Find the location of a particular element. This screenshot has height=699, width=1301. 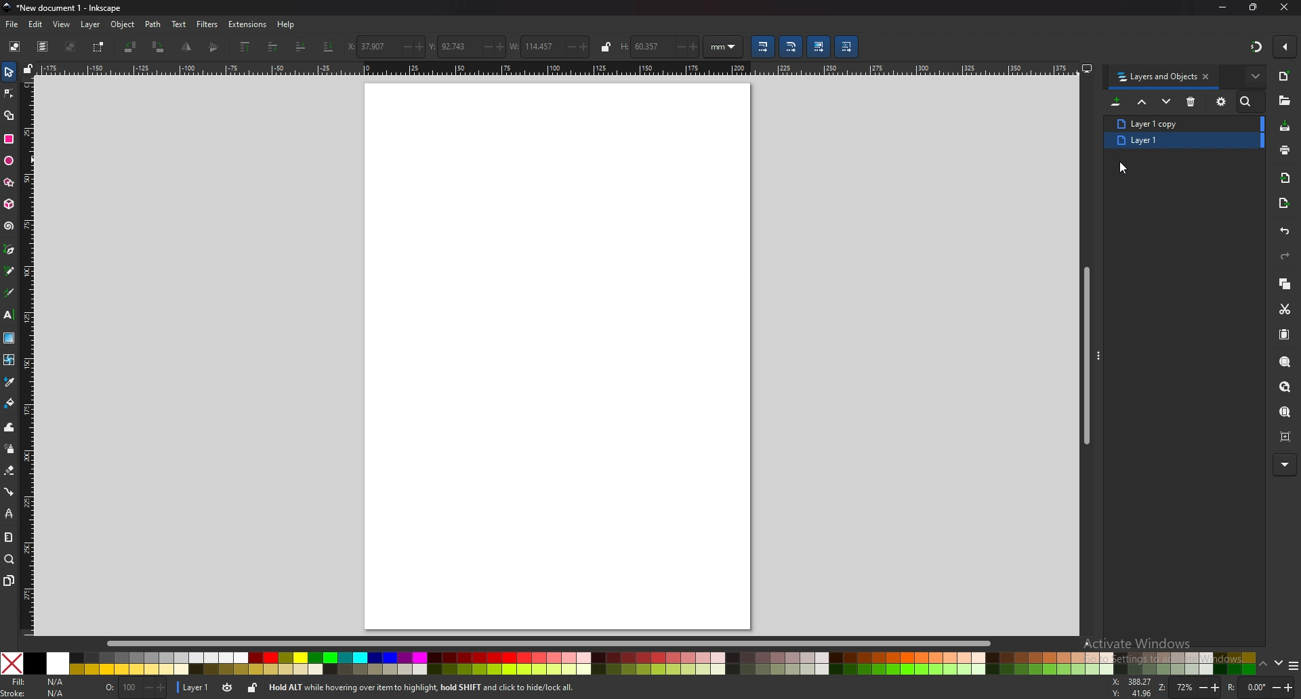

y coordinates is located at coordinates (451, 46).